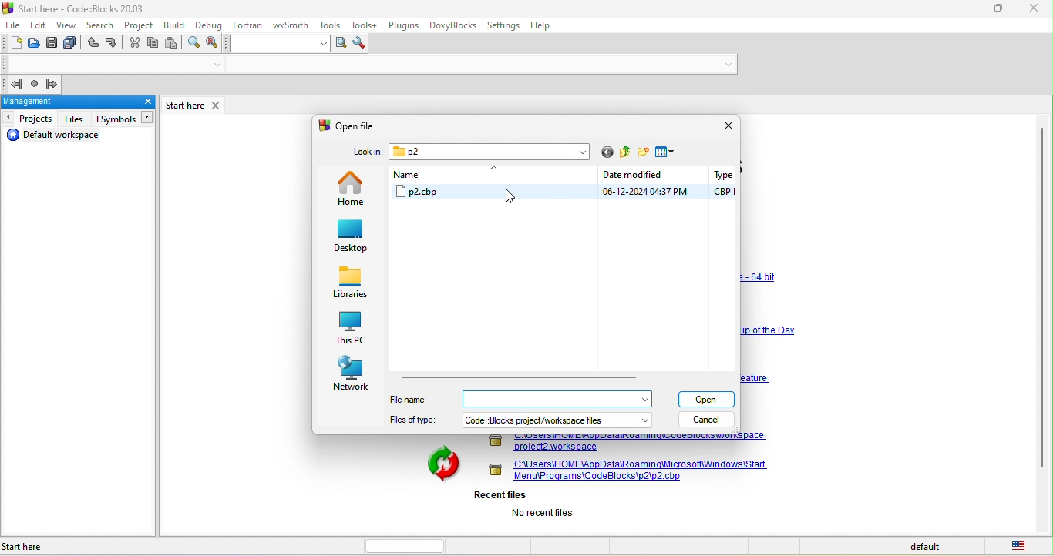 Image resolution: width=1053 pixels, height=556 pixels. I want to click on link, so click(770, 329).